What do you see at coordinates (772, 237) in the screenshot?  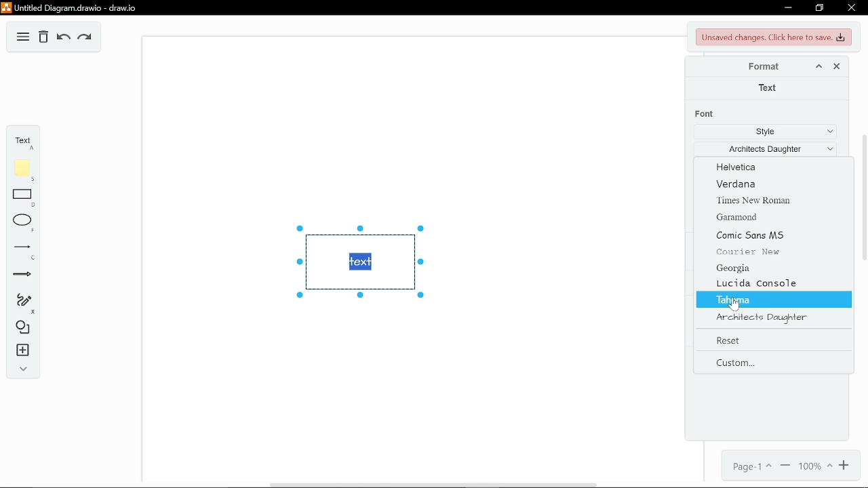 I see `comic sons MS` at bounding box center [772, 237].